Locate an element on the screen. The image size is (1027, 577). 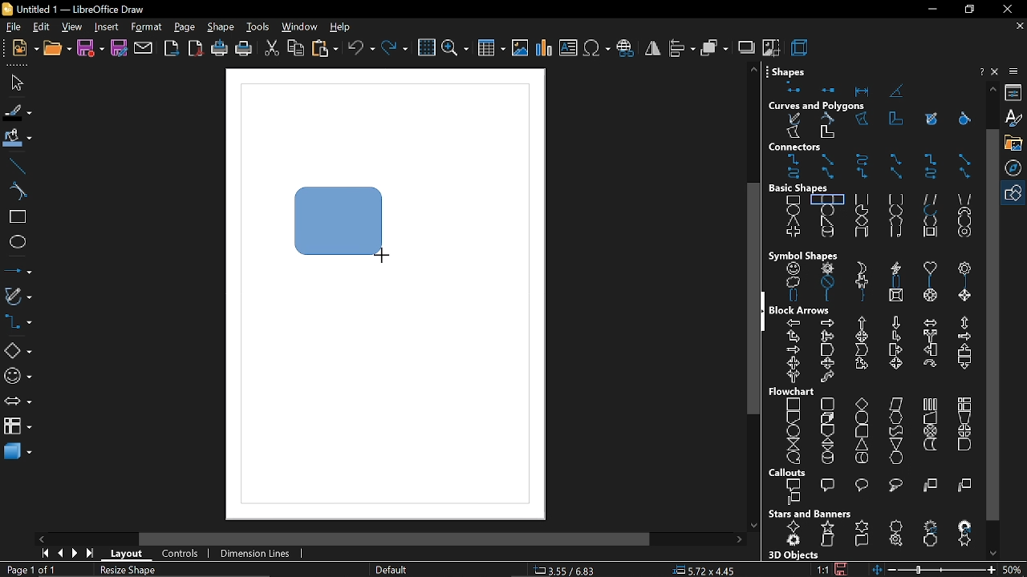
line is located at coordinates (18, 166).